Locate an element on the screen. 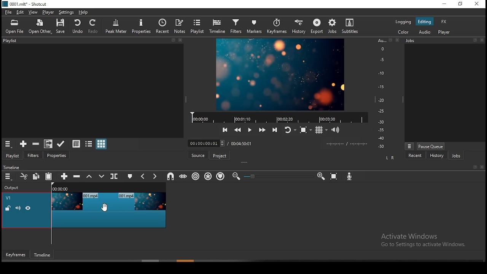 The width and height of the screenshot is (487, 274). track duration is located at coordinates (242, 143).